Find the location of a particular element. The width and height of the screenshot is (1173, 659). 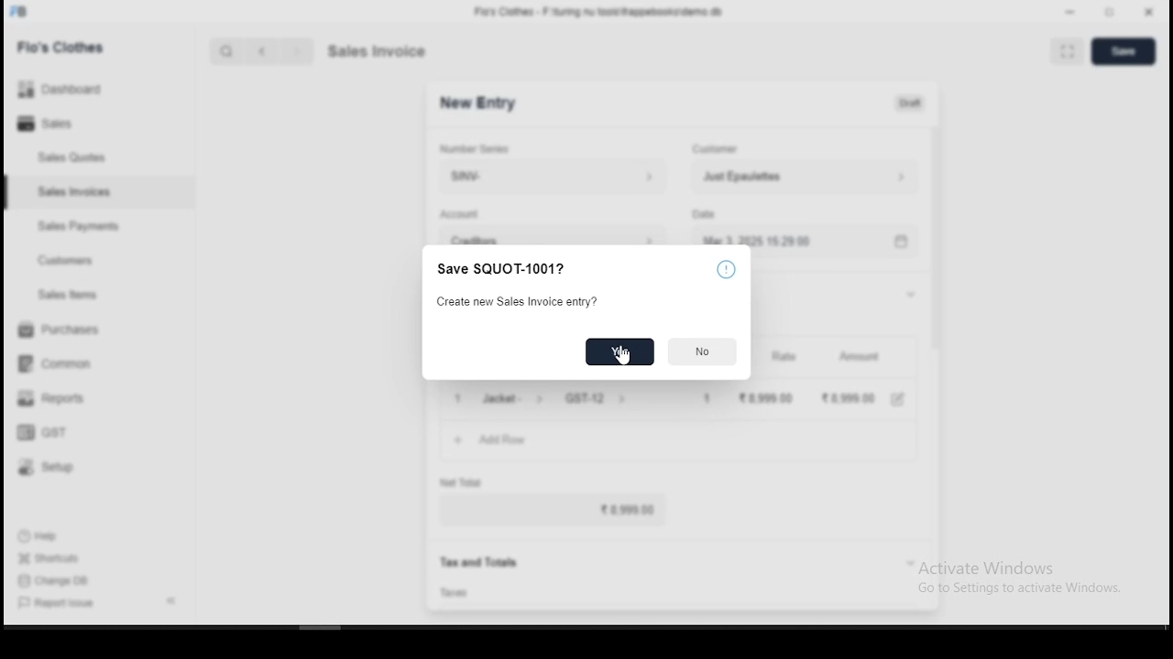

8,999.00 is located at coordinates (562, 510).